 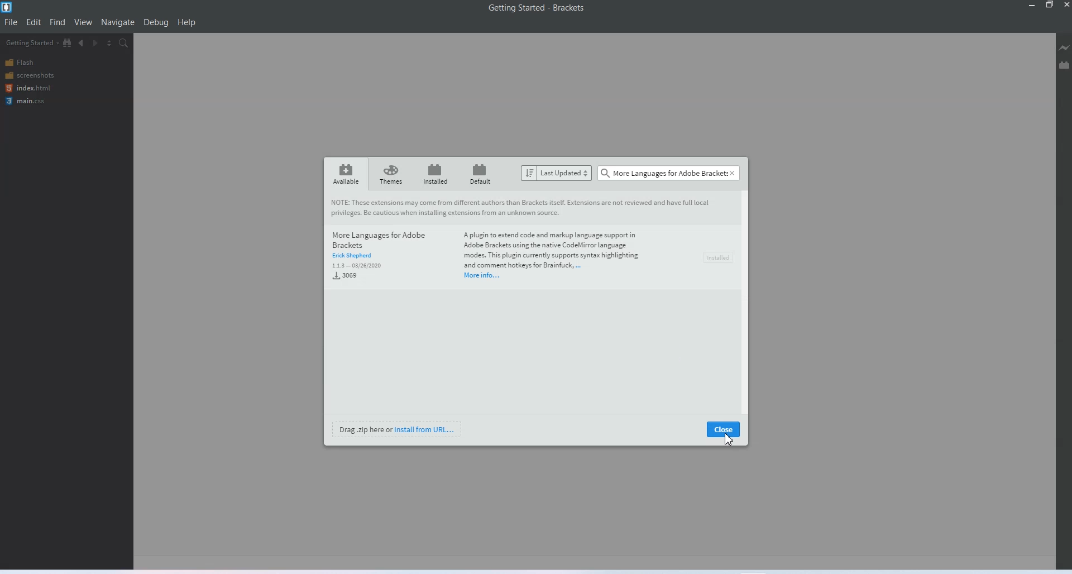 I want to click on Getting started, so click(x=510, y=7).